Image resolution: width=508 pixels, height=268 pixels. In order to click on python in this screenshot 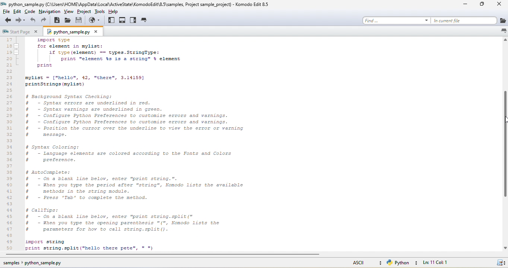, I will do `click(403, 263)`.